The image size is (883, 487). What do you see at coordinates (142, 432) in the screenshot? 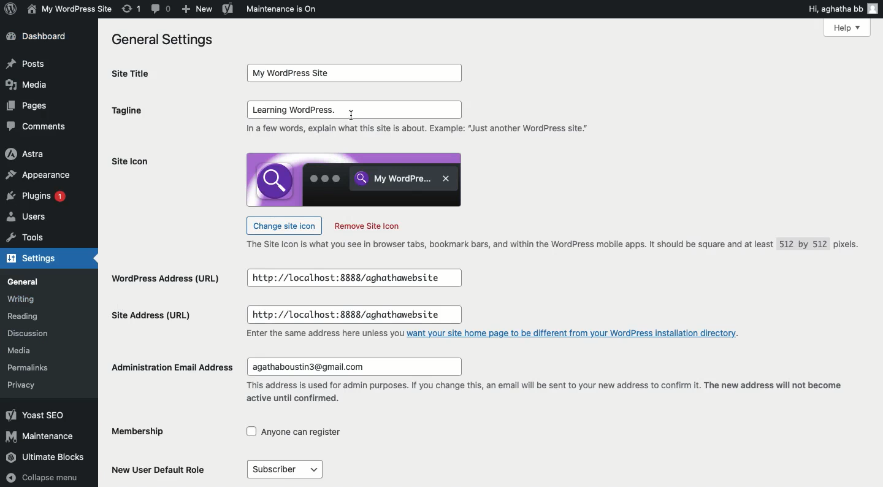
I see `Membership` at bounding box center [142, 432].